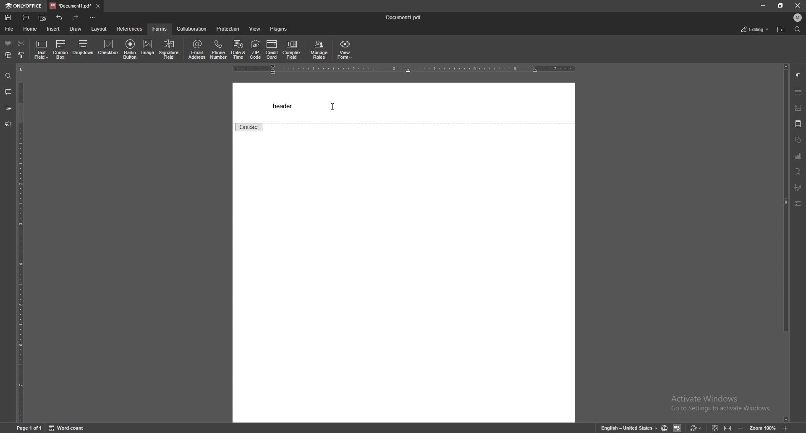  Describe the element at coordinates (24, 5) in the screenshot. I see `only office` at that location.